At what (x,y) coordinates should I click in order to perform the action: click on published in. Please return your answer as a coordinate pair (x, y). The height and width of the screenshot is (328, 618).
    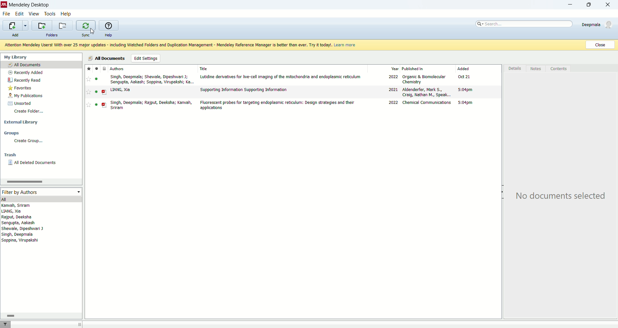
    Looking at the image, I should click on (426, 69).